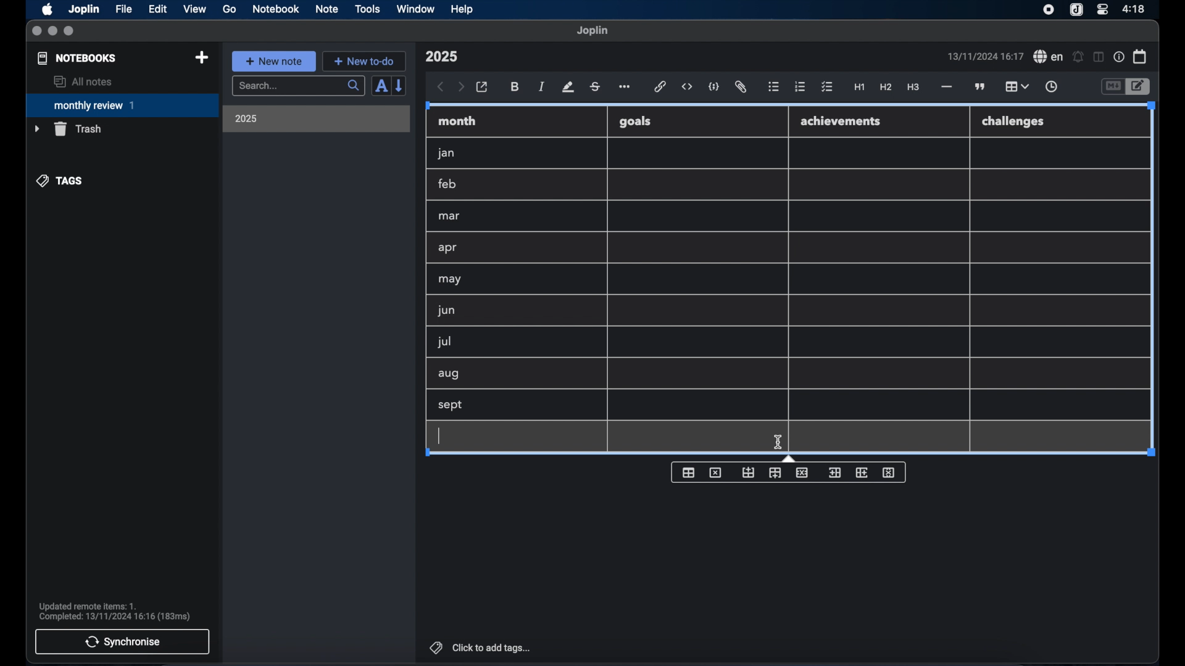  Describe the element at coordinates (365, 61) in the screenshot. I see `new to-do` at that location.